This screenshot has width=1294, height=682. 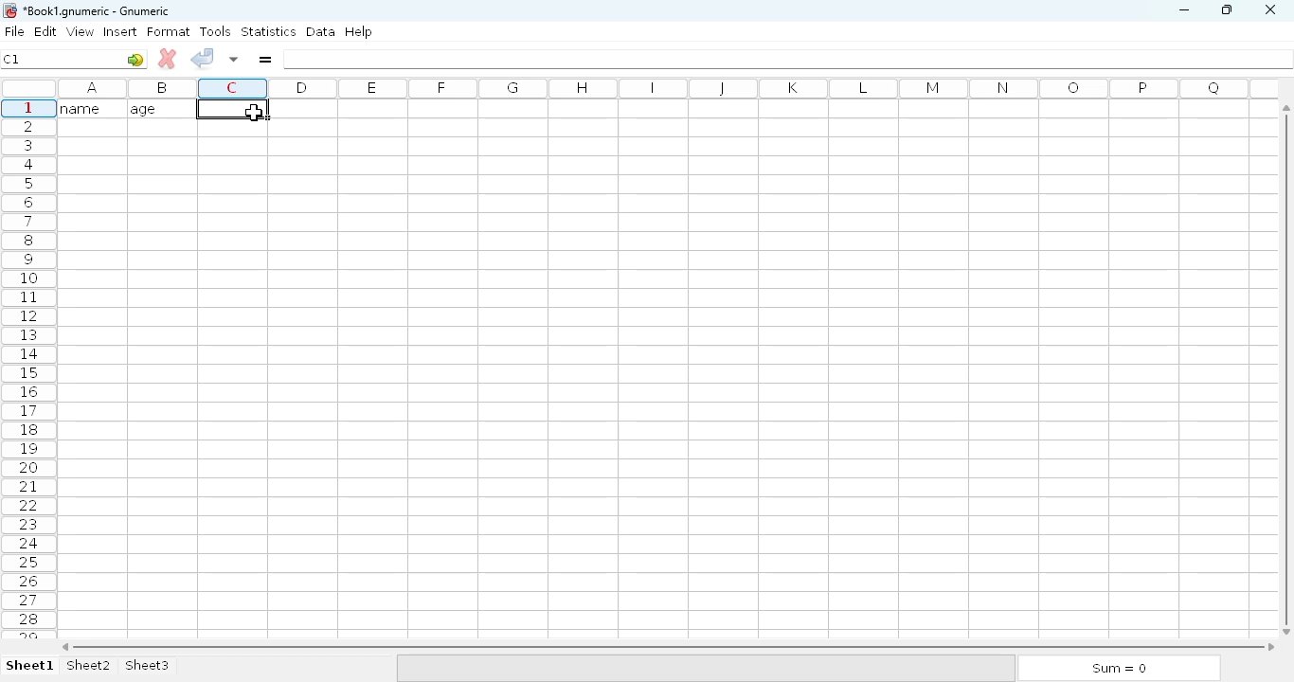 I want to click on maximize, so click(x=1226, y=9).